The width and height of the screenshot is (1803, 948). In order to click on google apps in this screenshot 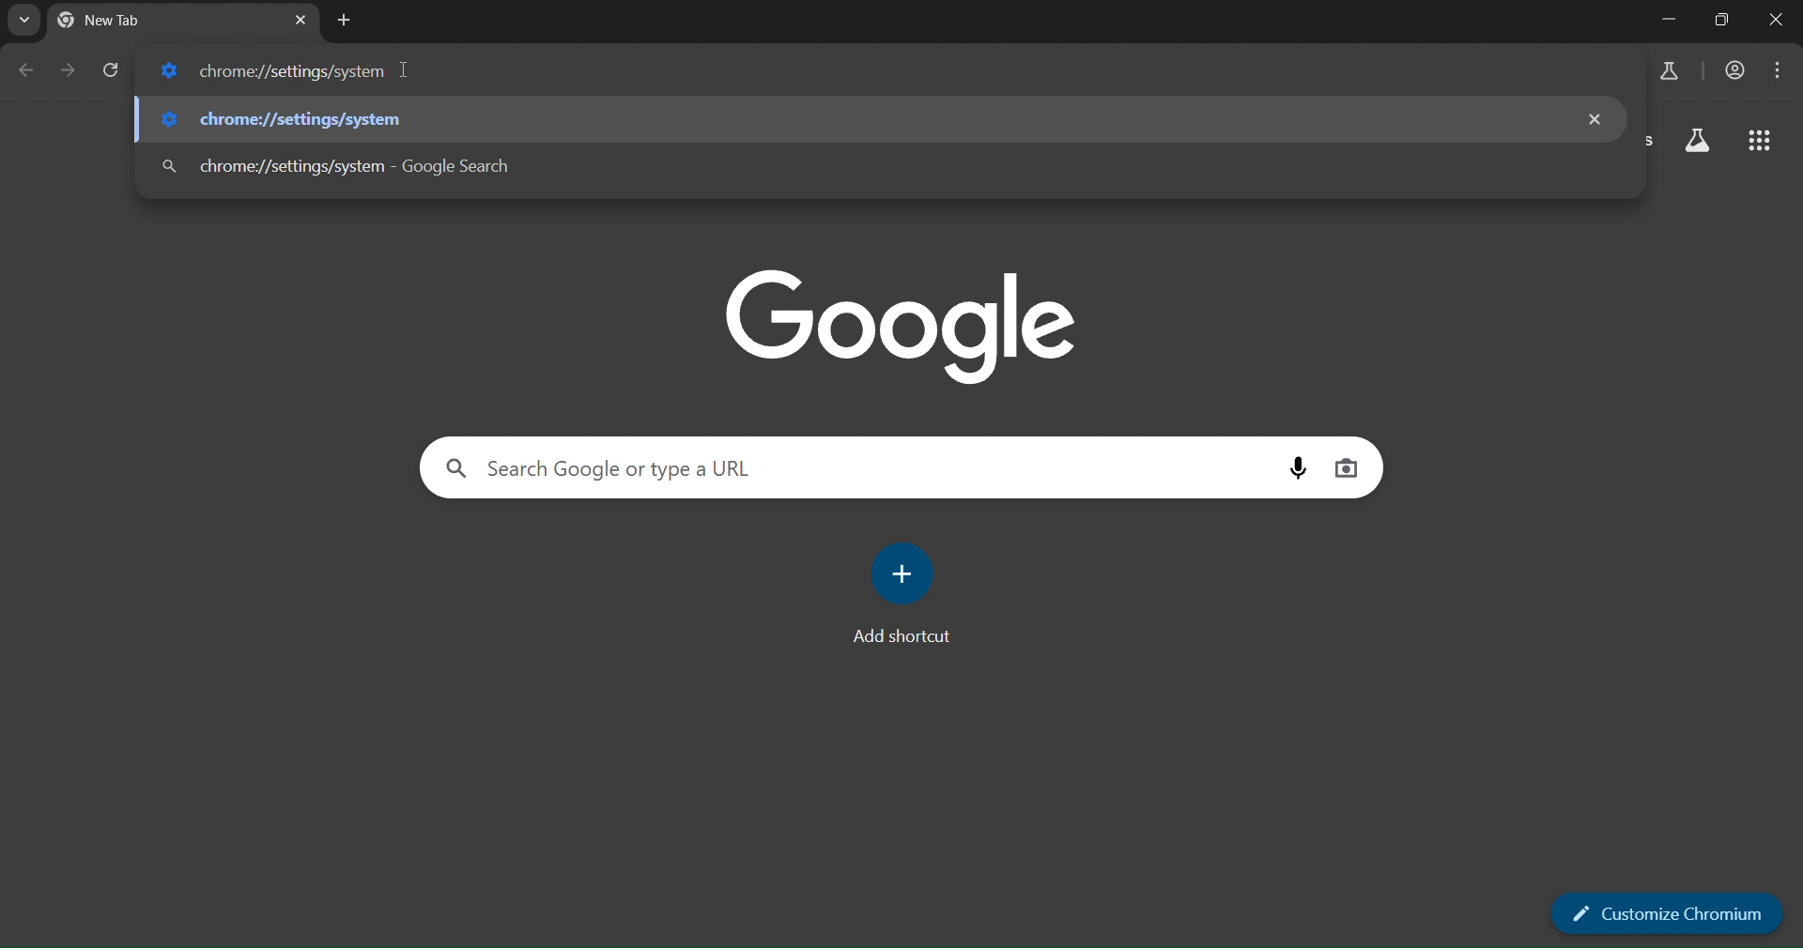, I will do `click(1764, 141)`.